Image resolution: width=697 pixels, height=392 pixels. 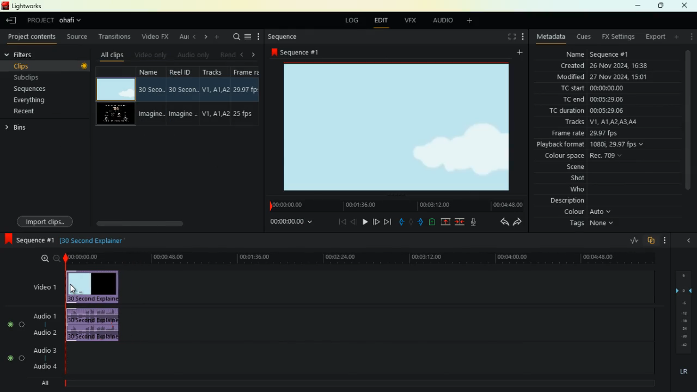 What do you see at coordinates (353, 222) in the screenshot?
I see `back` at bounding box center [353, 222].